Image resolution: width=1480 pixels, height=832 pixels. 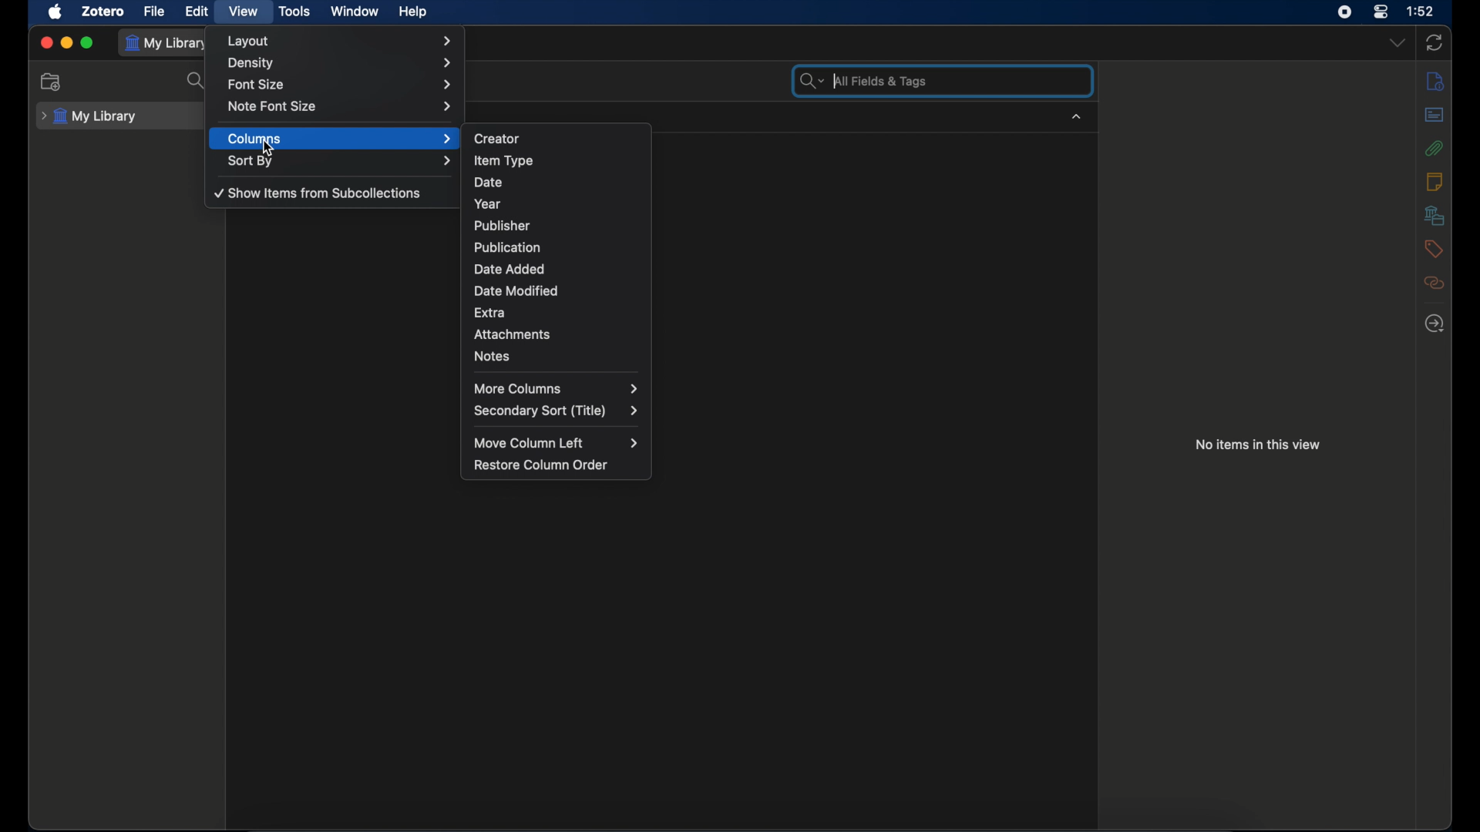 What do you see at coordinates (356, 12) in the screenshot?
I see `window` at bounding box center [356, 12].